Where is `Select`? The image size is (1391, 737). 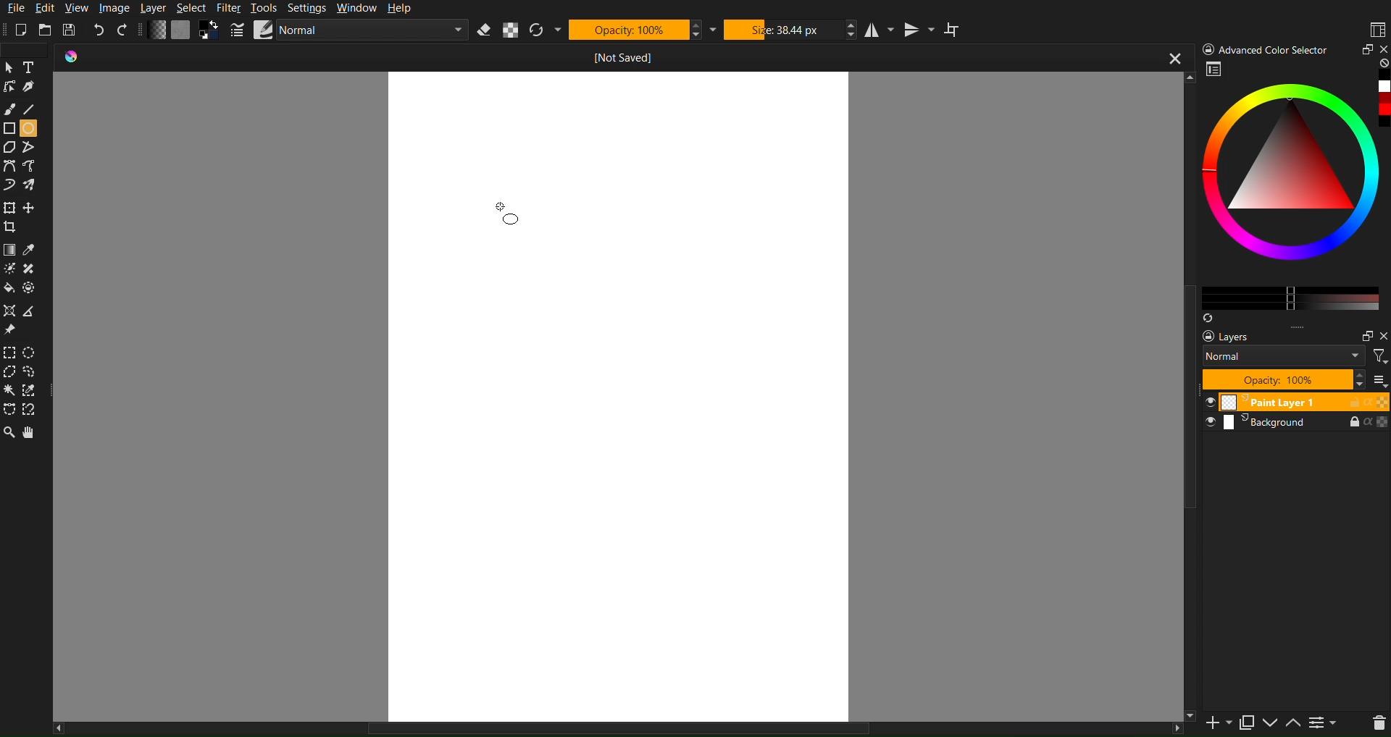 Select is located at coordinates (193, 7).